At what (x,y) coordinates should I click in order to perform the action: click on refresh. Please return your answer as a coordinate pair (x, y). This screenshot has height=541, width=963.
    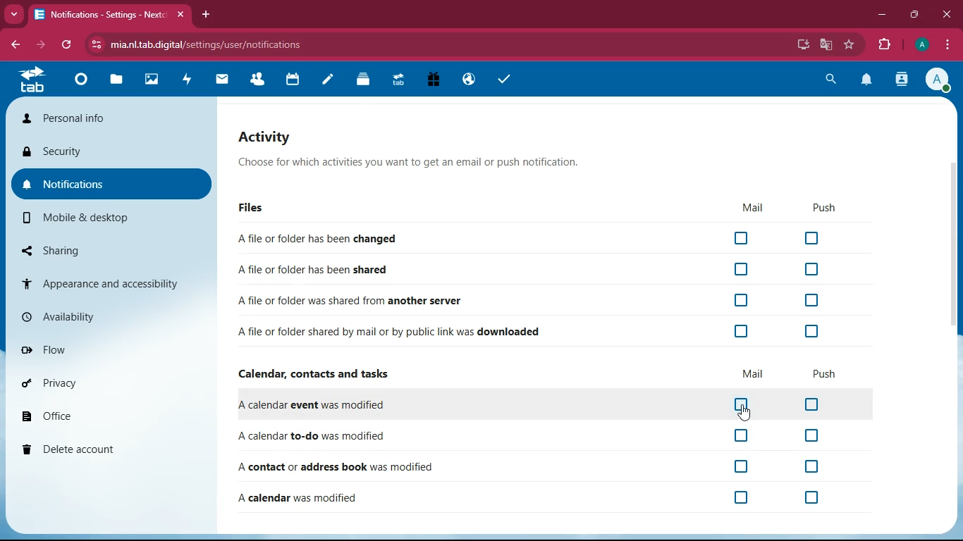
    Looking at the image, I should click on (68, 44).